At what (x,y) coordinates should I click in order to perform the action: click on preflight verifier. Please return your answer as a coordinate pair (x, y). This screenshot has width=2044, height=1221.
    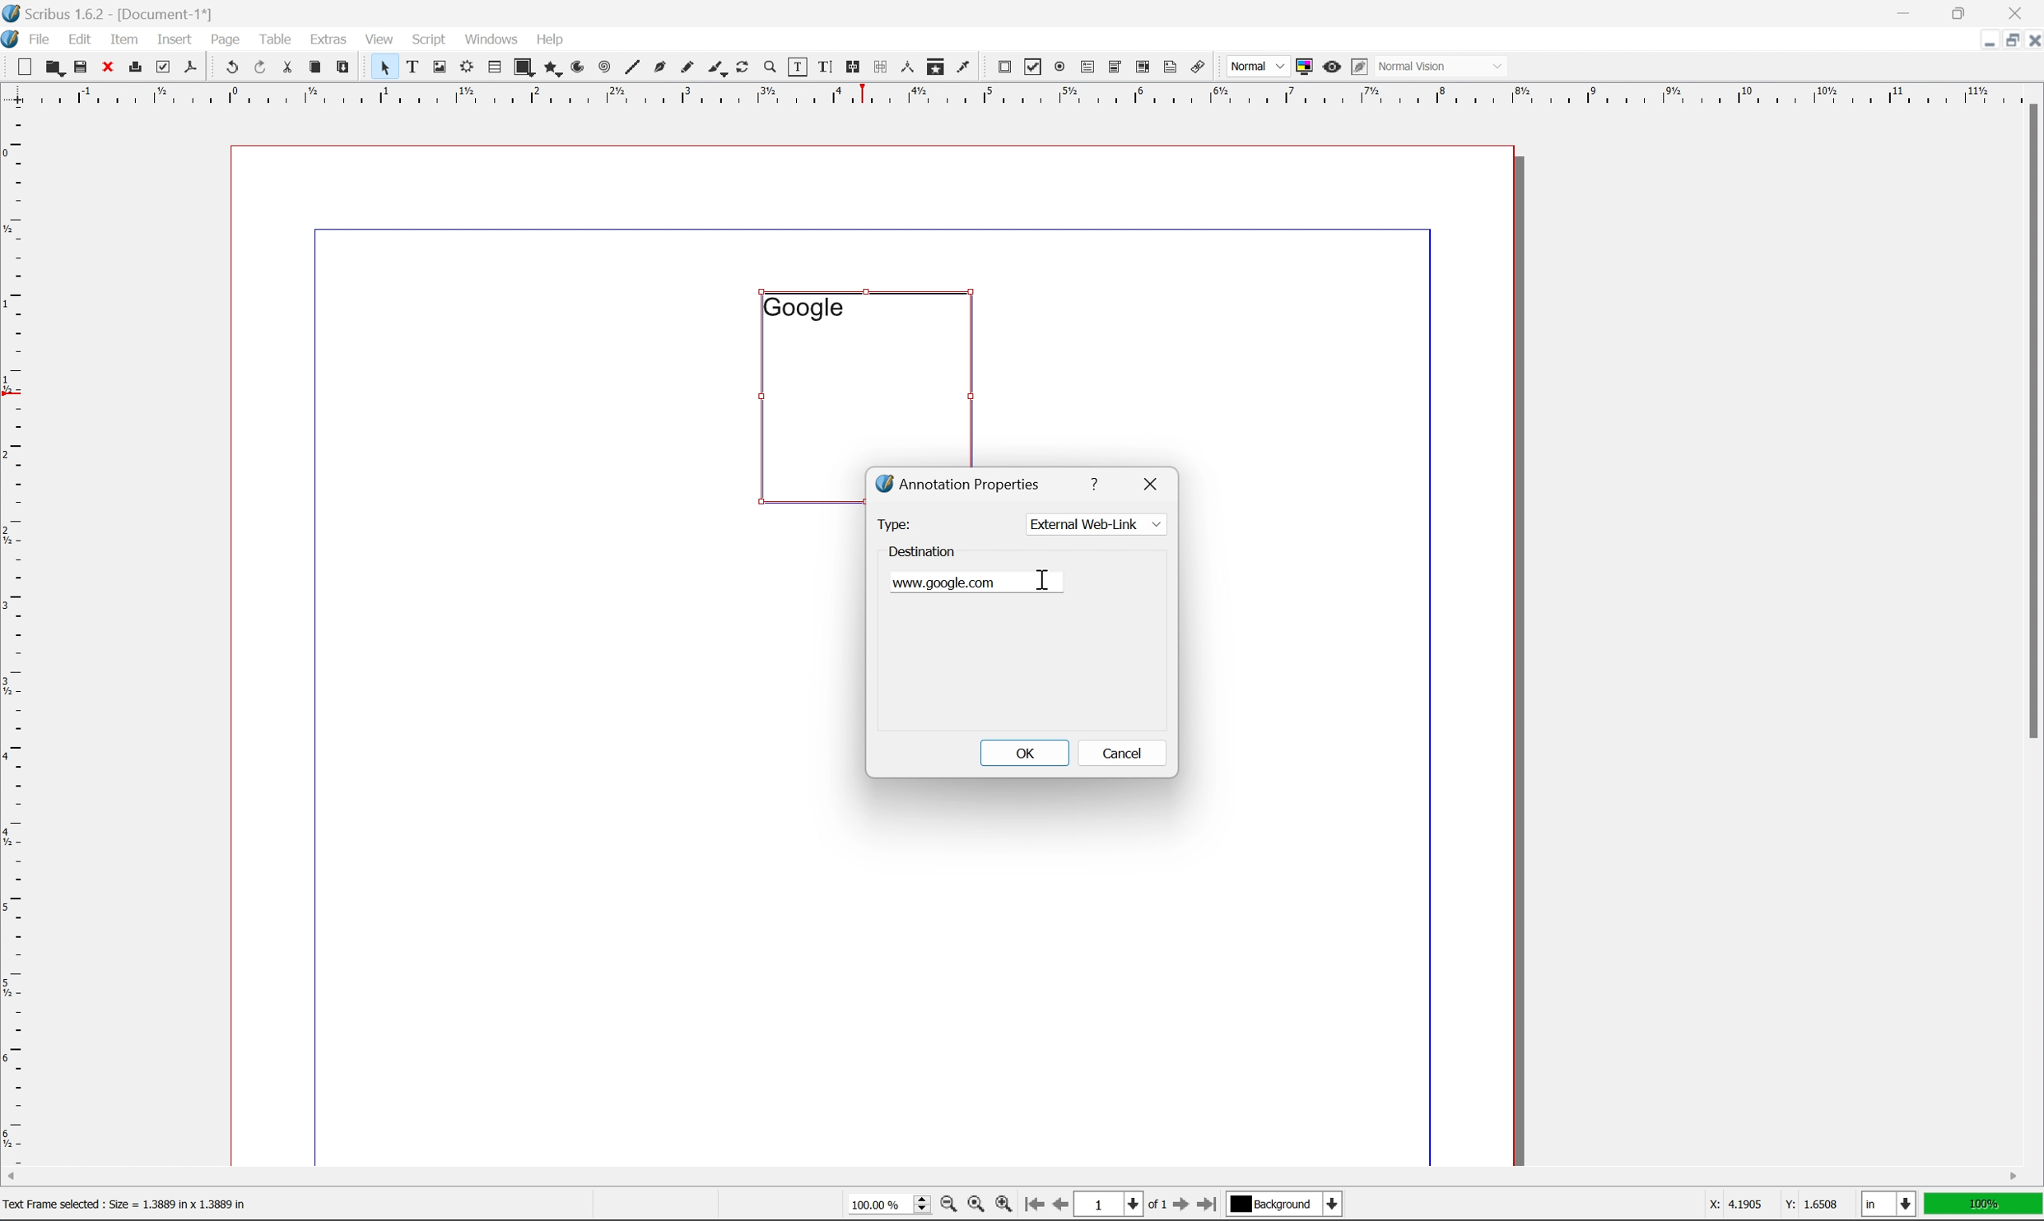
    Looking at the image, I should click on (164, 66).